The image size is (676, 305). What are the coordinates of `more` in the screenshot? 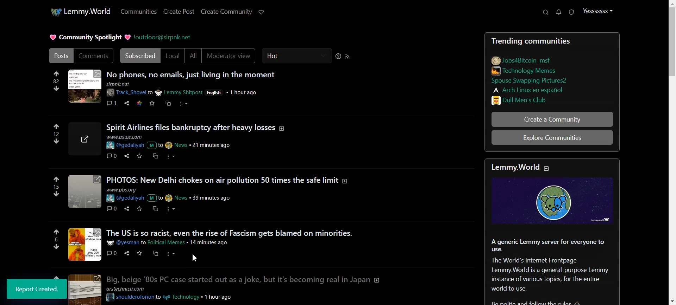 It's located at (173, 209).